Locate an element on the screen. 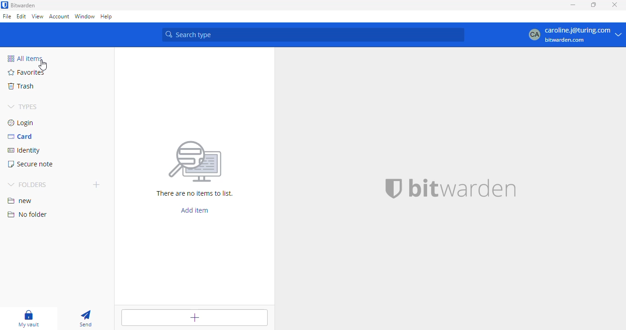 Image resolution: width=626 pixels, height=330 pixels. help is located at coordinates (106, 17).